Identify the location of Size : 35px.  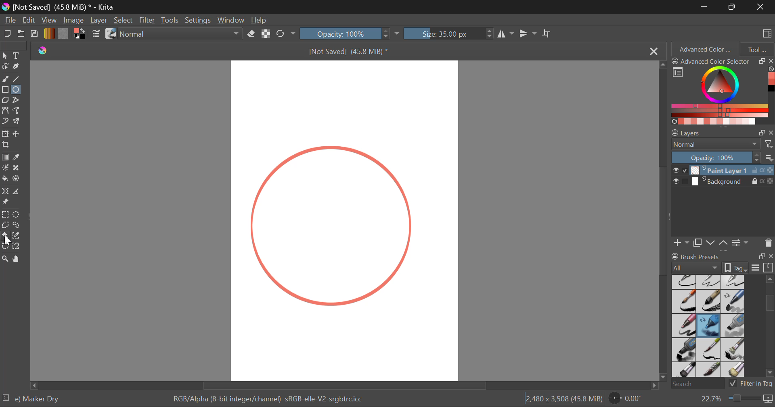
(448, 33).